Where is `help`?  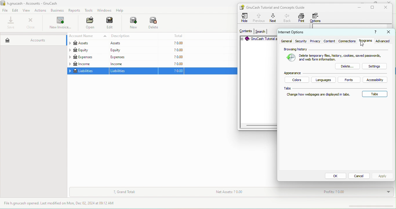
help is located at coordinates (121, 10).